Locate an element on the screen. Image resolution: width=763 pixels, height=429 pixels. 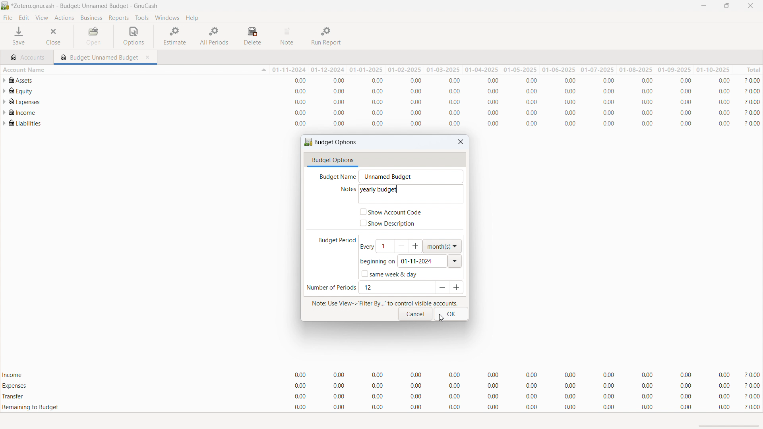
01-11-2024 is located at coordinates (289, 70).